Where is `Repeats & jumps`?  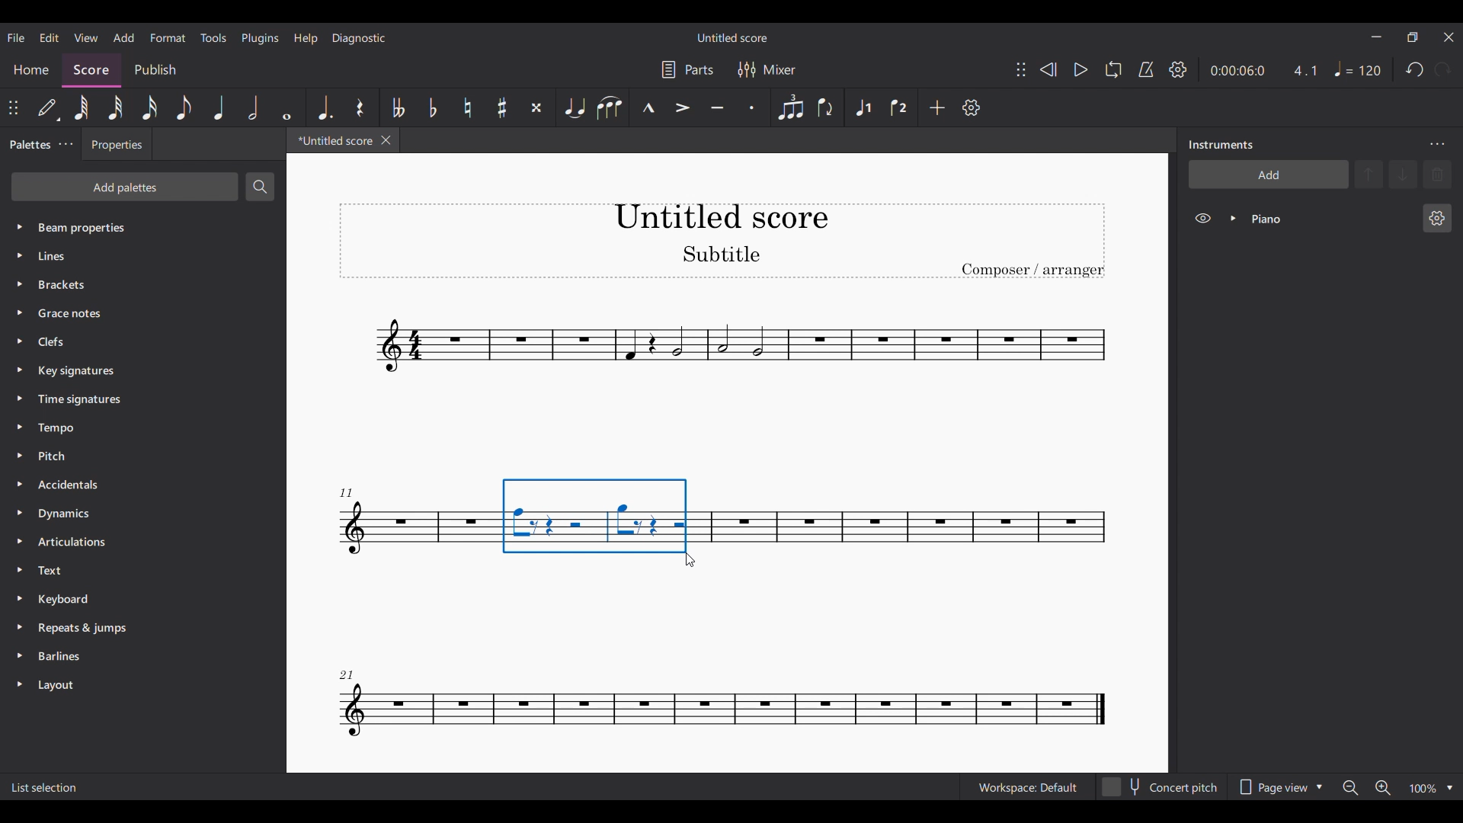
Repeats & jumps is located at coordinates (131, 627).